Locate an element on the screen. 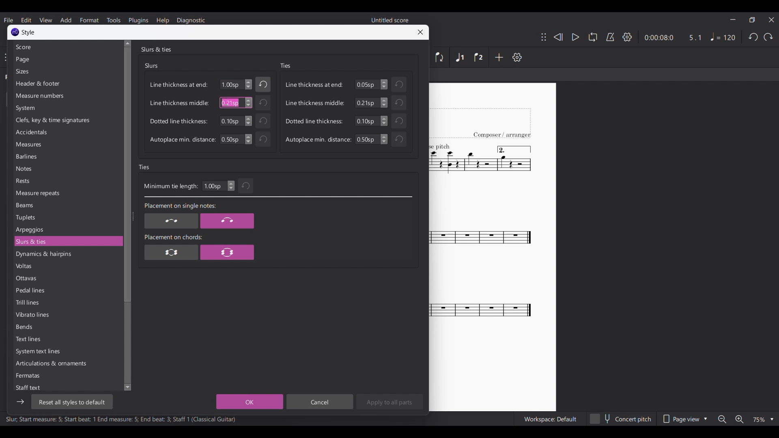 The height and width of the screenshot is (438, 779). Accidentals is located at coordinates (67, 132).